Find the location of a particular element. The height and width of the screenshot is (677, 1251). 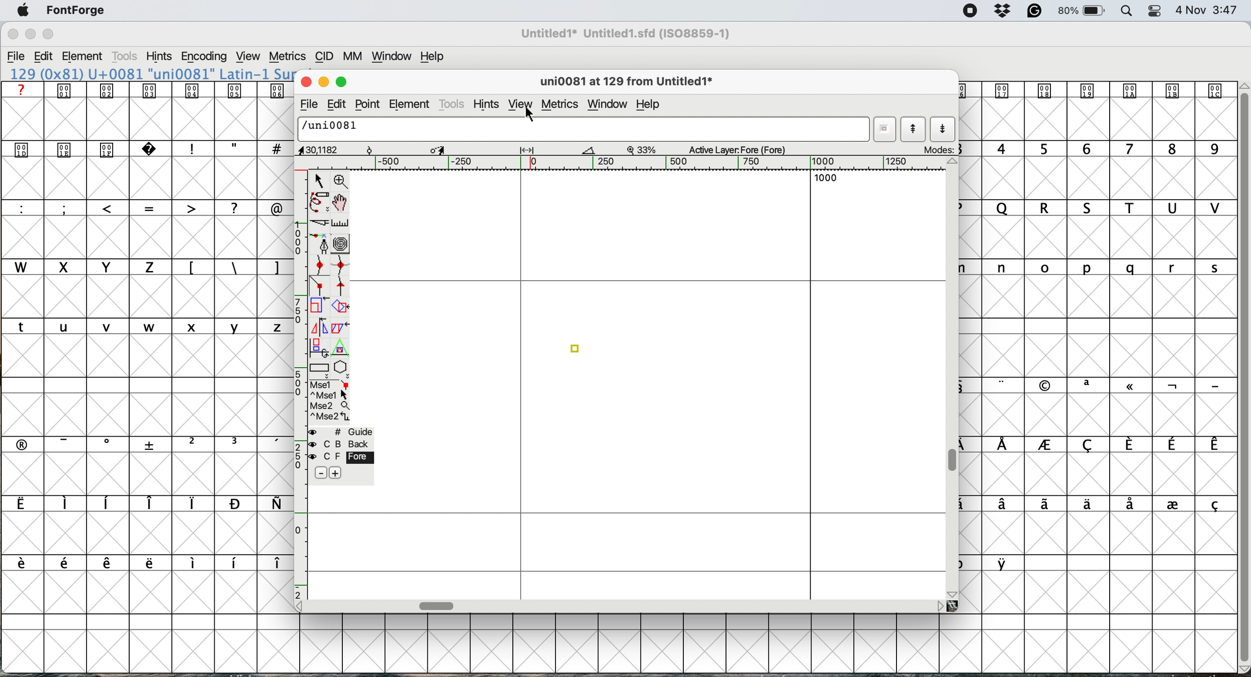

zoom is located at coordinates (343, 181).